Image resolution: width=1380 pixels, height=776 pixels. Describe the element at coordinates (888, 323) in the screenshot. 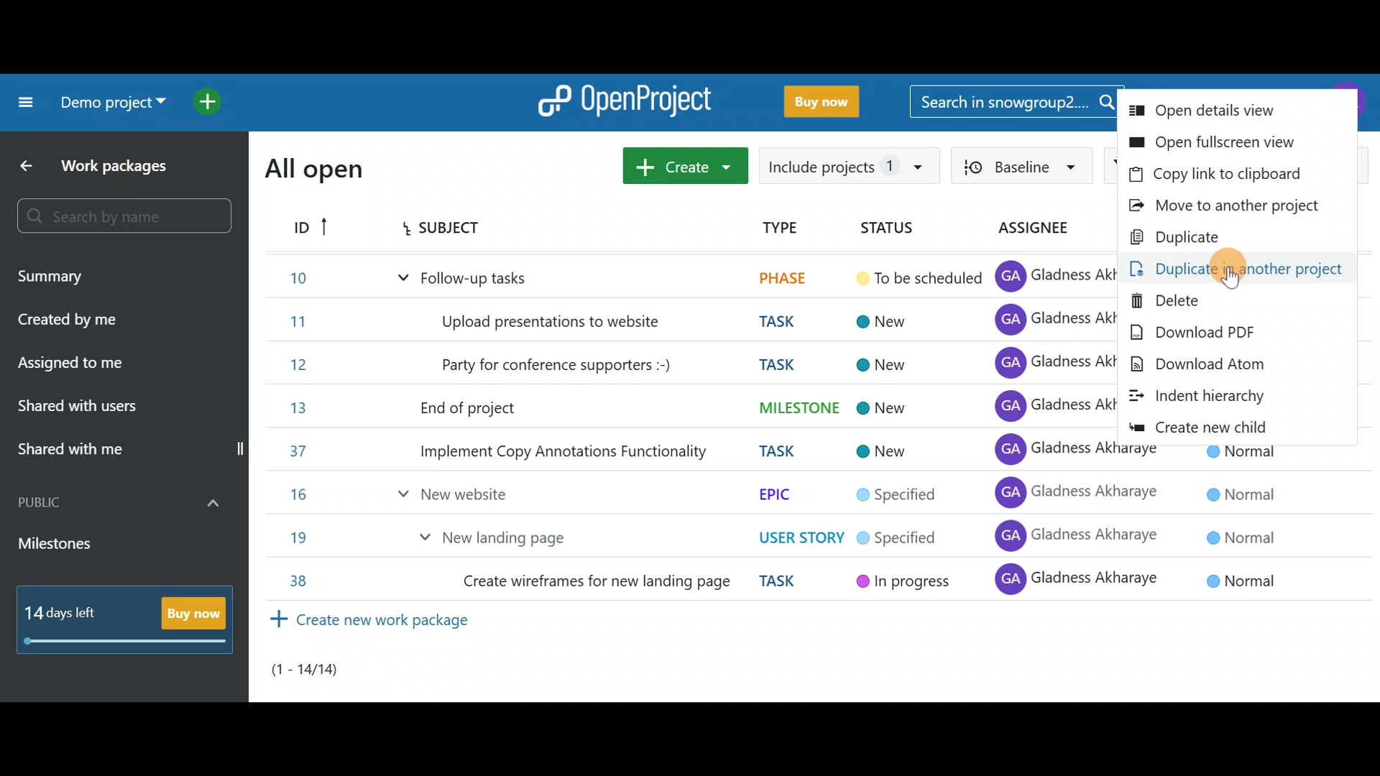

I see `New` at that location.